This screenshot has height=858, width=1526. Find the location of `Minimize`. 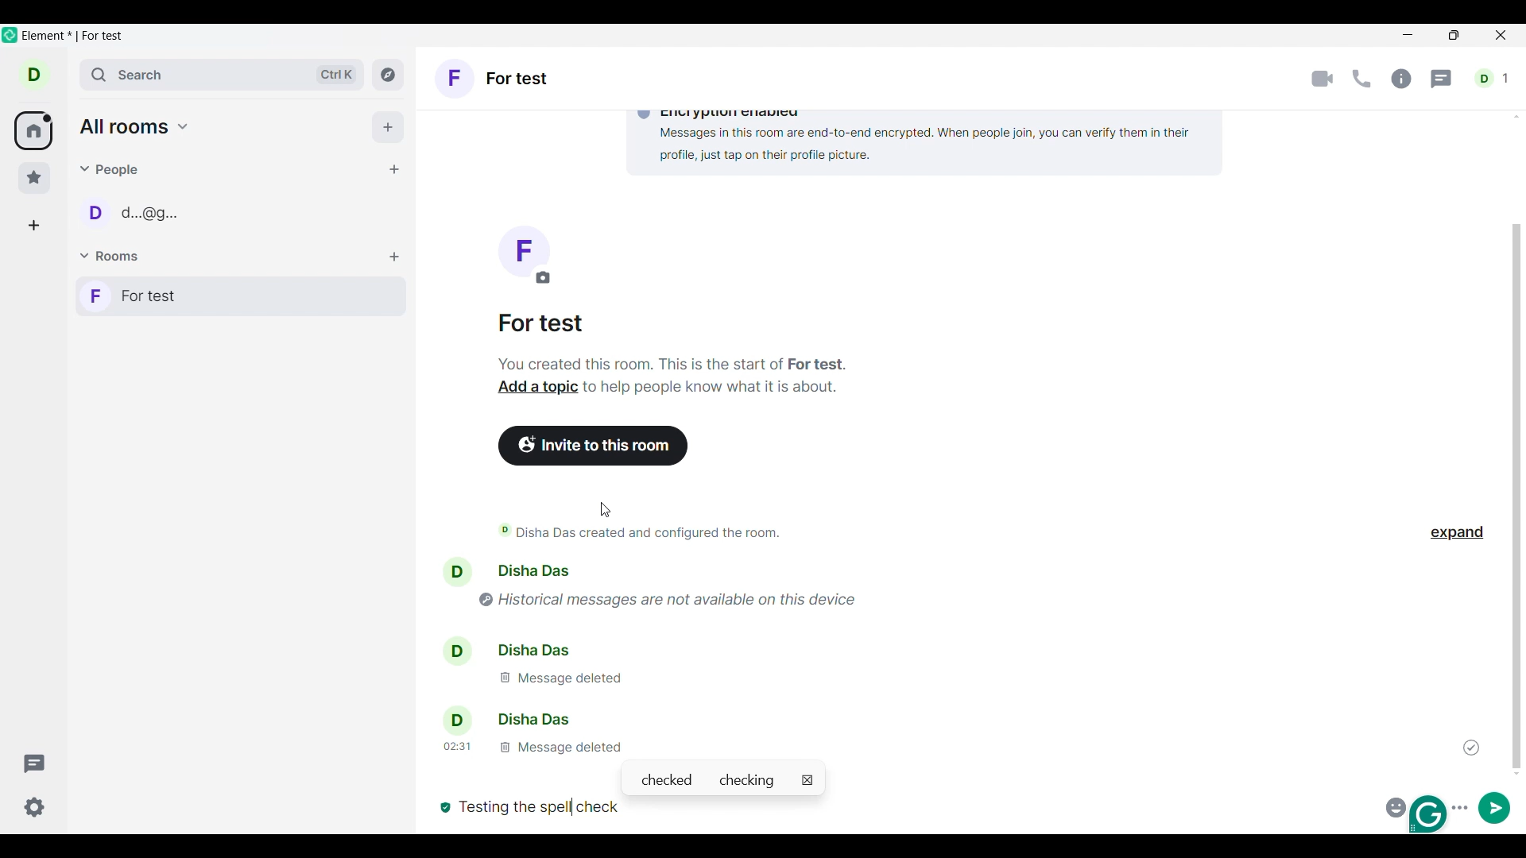

Minimize is located at coordinates (1408, 35).